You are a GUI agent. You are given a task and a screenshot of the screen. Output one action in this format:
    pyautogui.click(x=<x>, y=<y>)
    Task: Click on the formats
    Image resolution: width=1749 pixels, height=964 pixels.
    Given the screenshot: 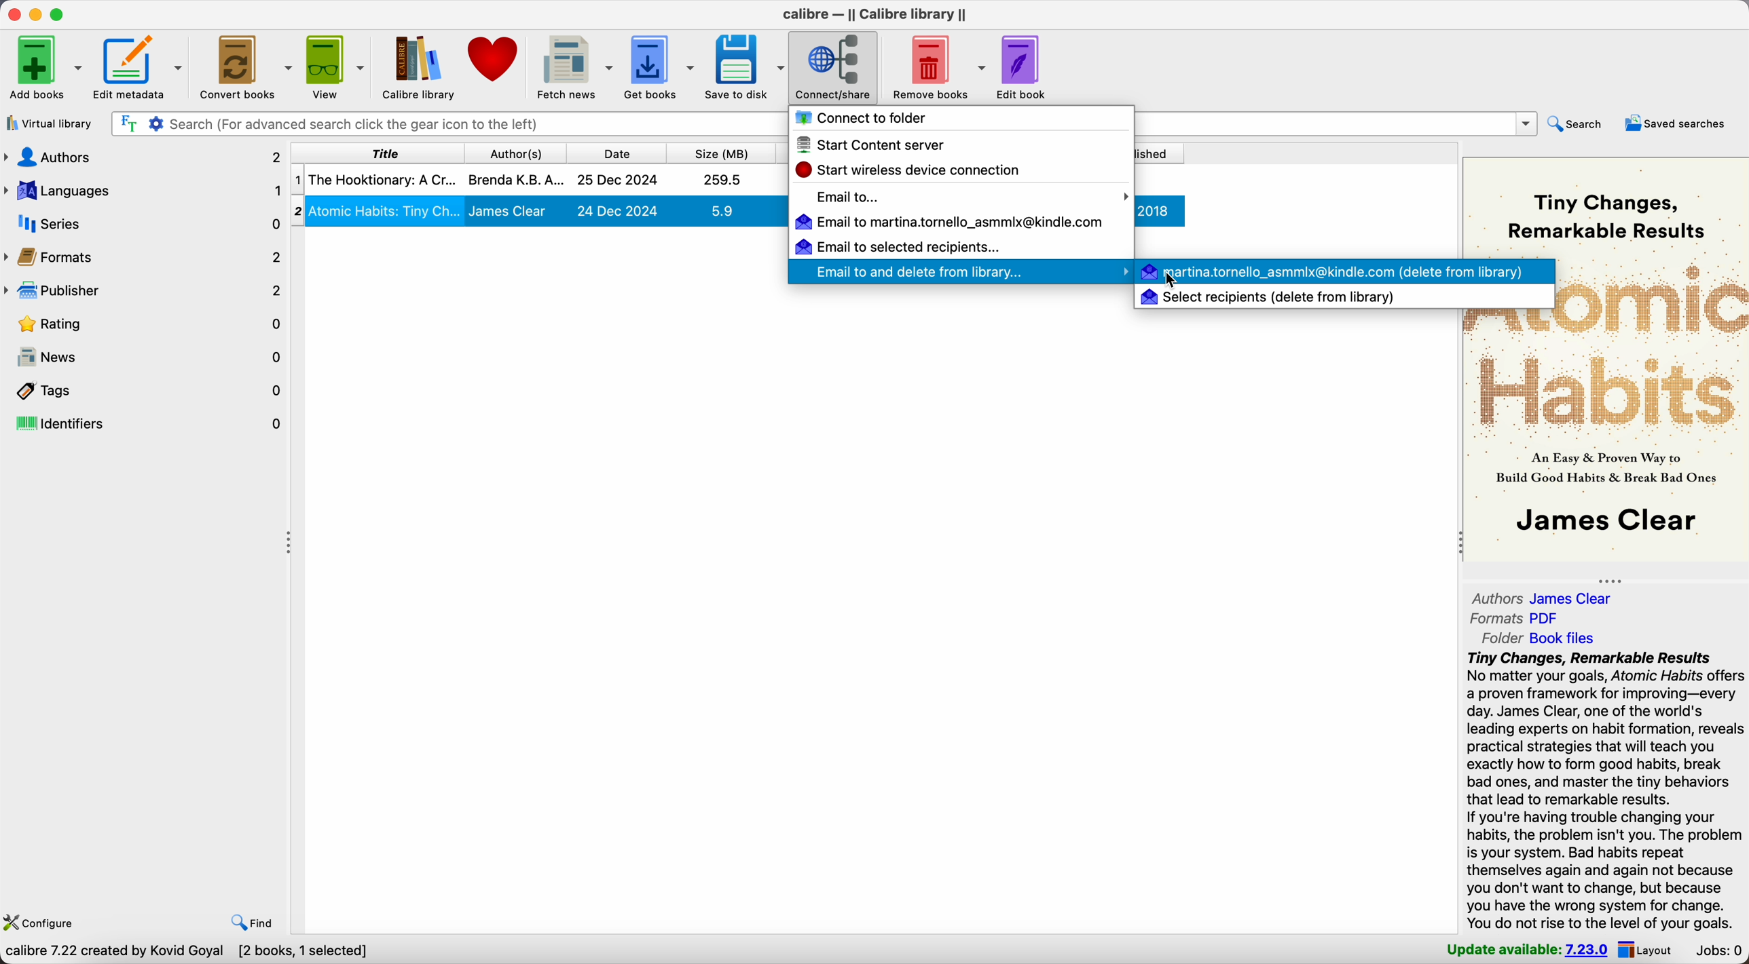 What is the action you would take?
    pyautogui.click(x=1515, y=619)
    